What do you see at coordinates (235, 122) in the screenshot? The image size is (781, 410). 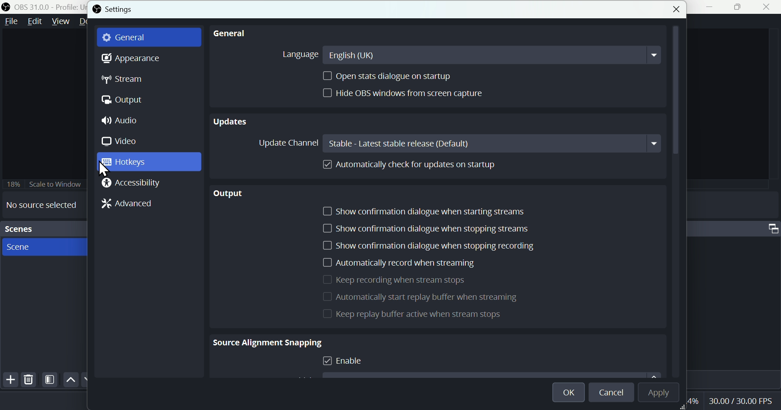 I see `Updates` at bounding box center [235, 122].